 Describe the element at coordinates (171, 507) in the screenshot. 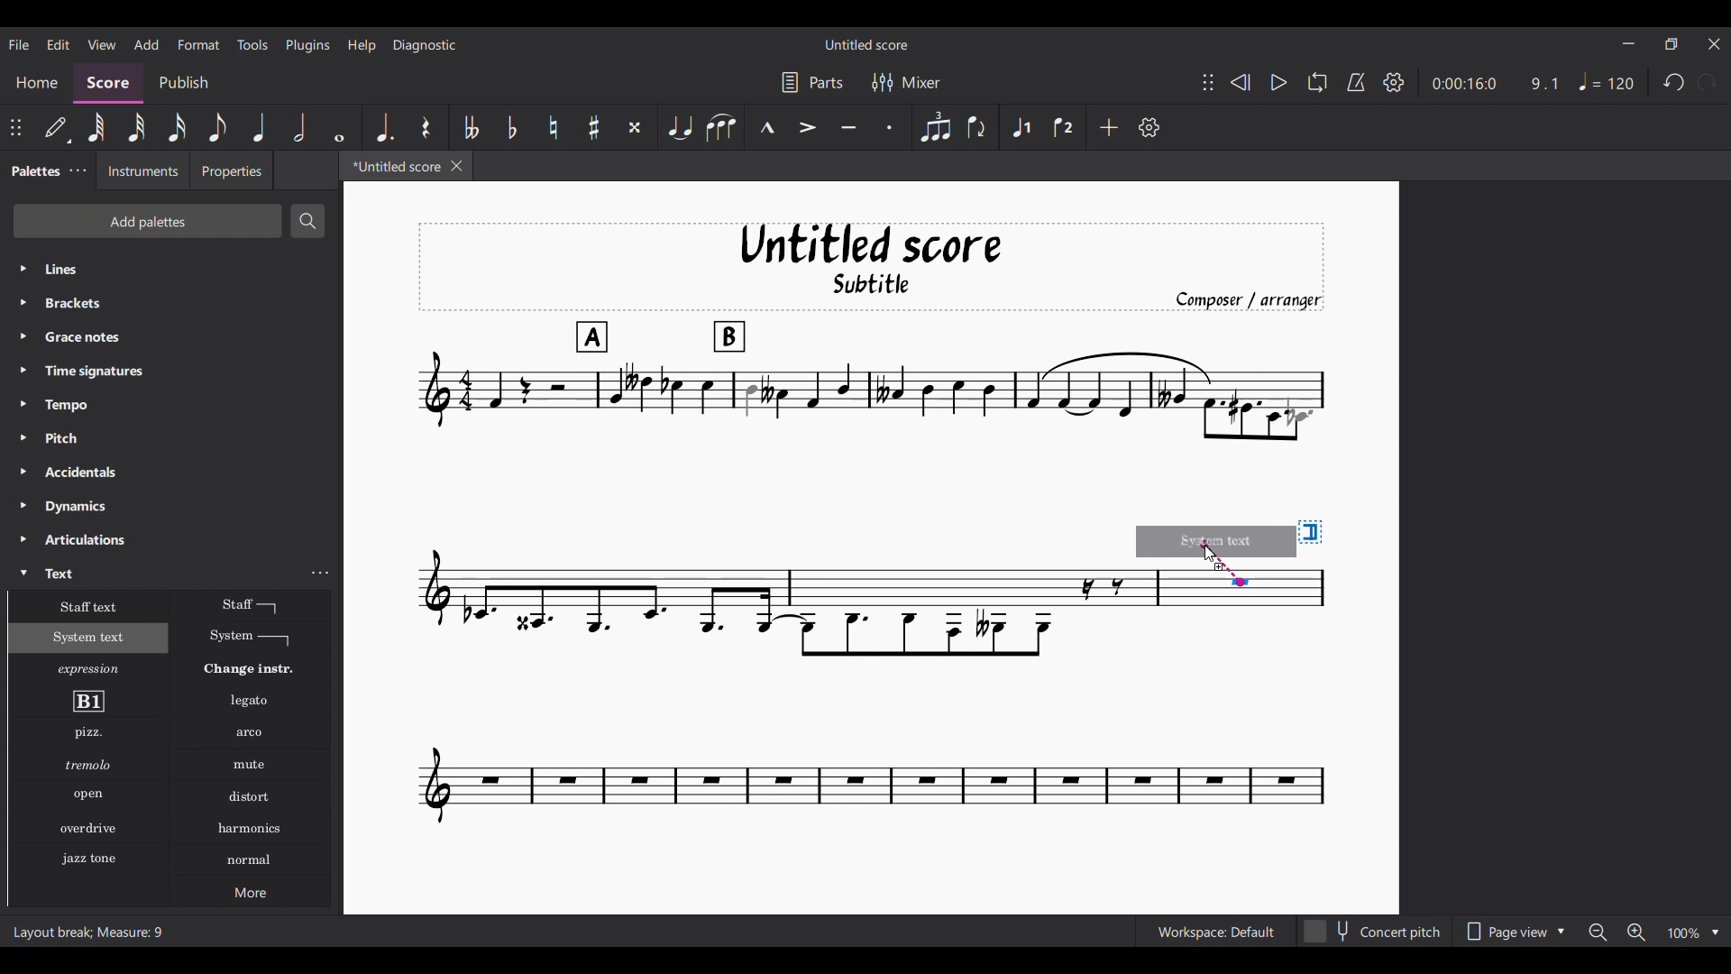

I see `Dynamics` at that location.